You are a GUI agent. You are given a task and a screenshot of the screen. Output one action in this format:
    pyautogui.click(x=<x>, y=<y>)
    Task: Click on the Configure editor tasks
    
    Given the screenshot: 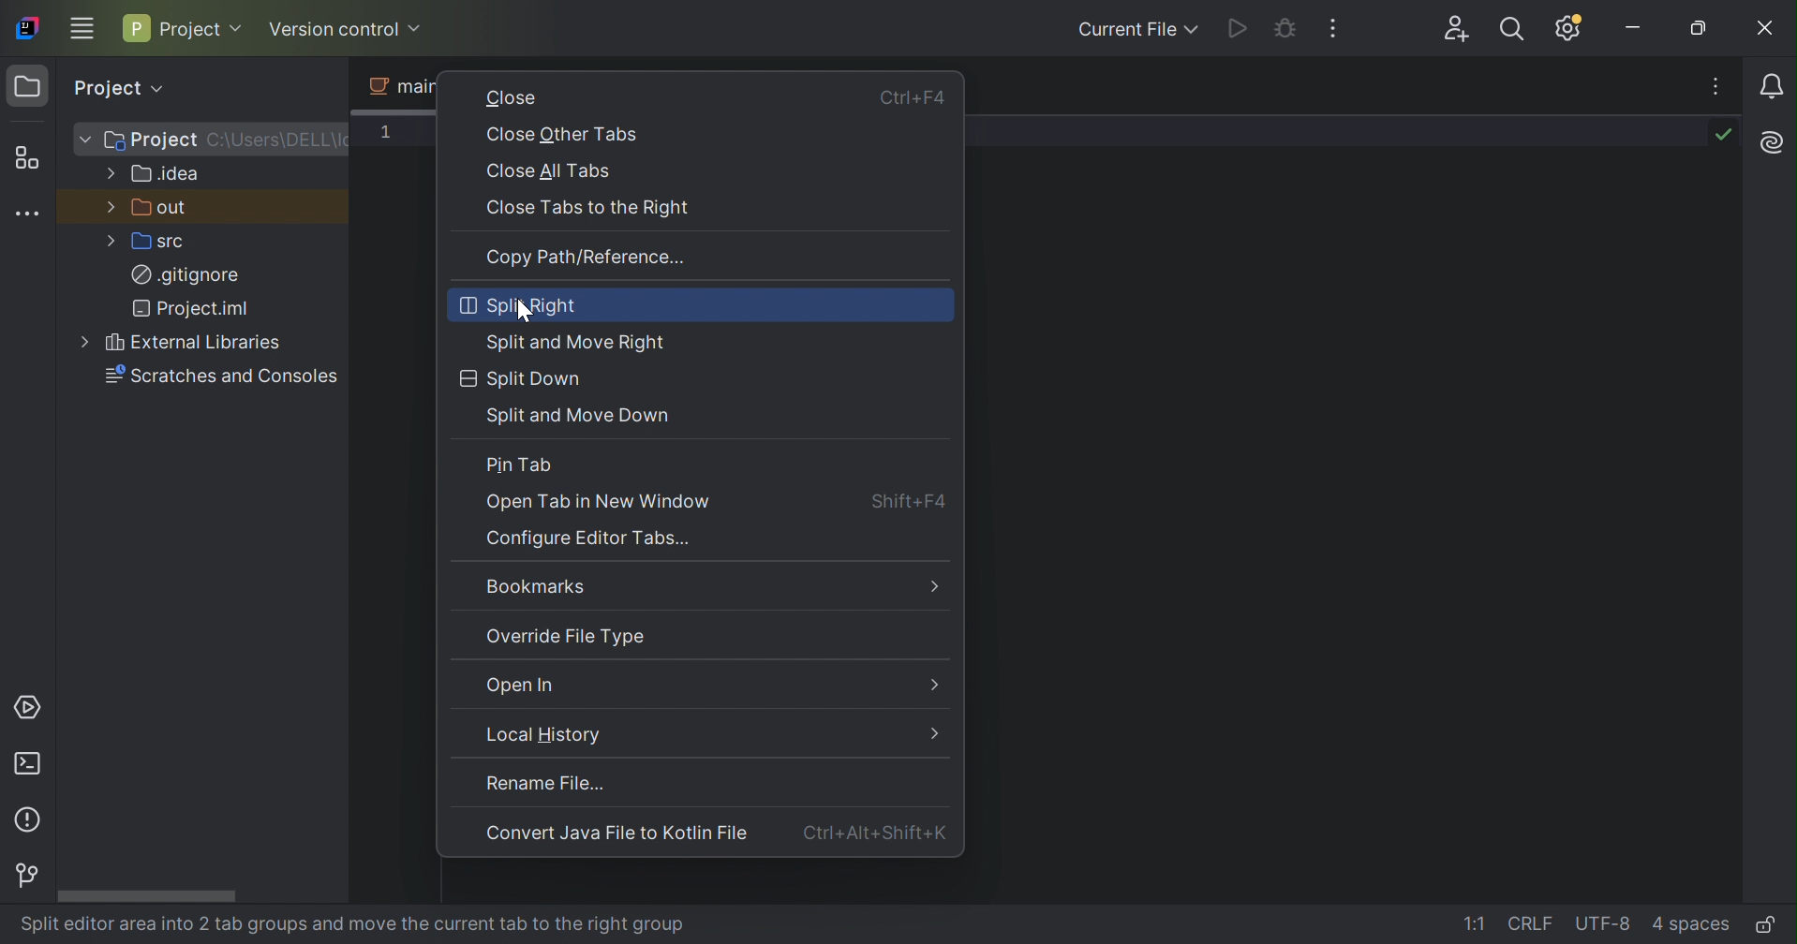 What is the action you would take?
    pyautogui.click(x=595, y=537)
    